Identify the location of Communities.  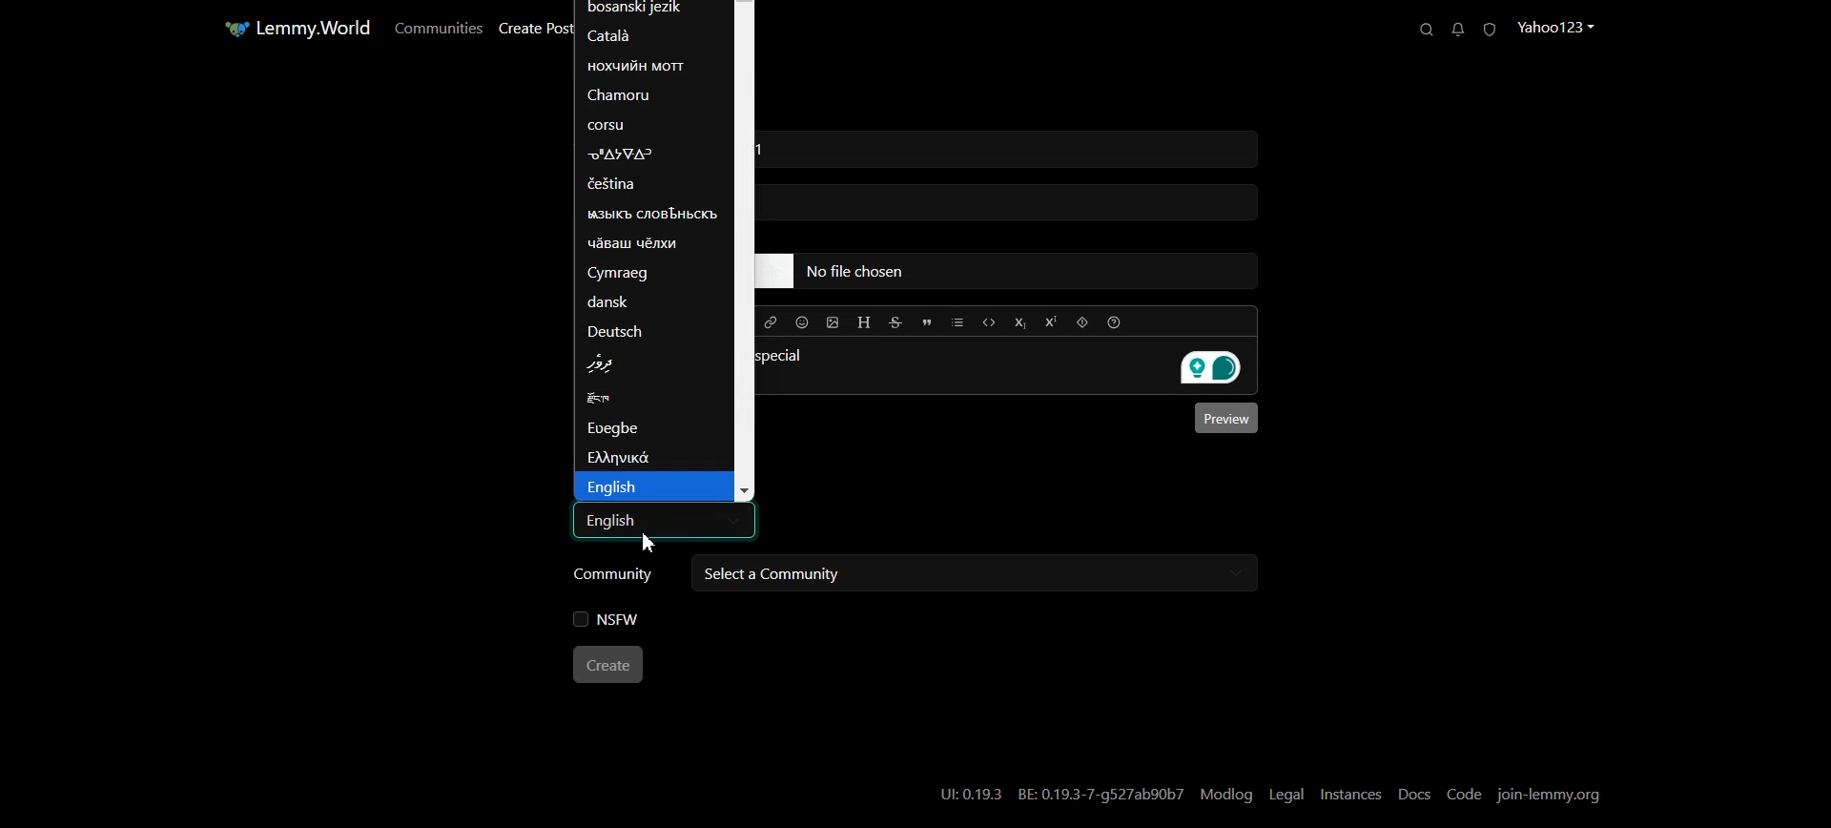
(436, 28).